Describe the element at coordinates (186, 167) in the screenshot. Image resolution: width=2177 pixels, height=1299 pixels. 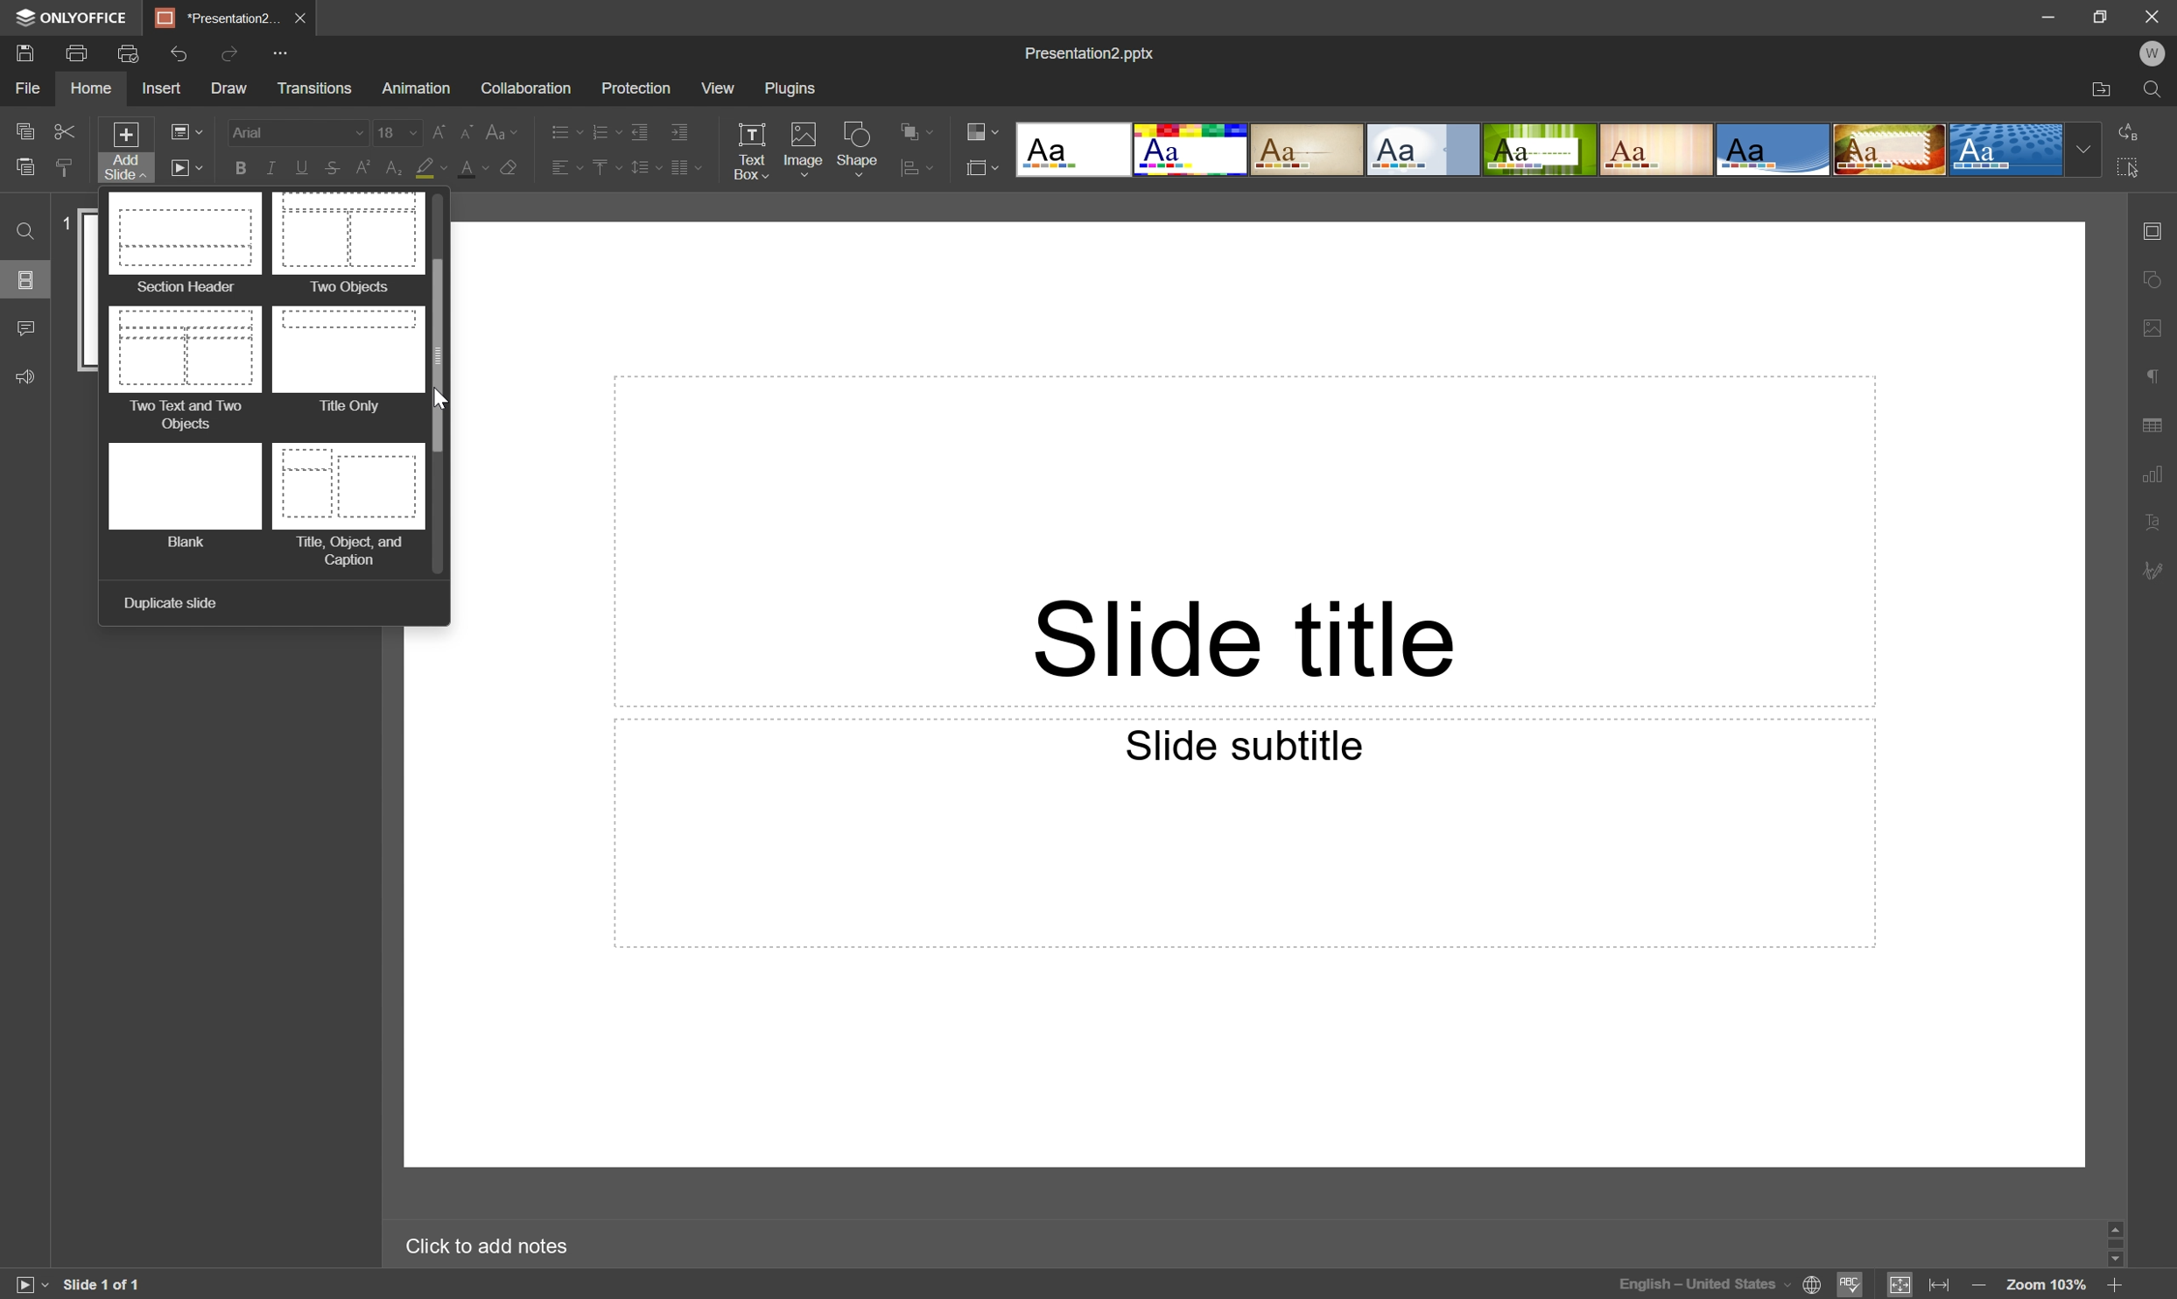
I see `Start slideshow` at that location.